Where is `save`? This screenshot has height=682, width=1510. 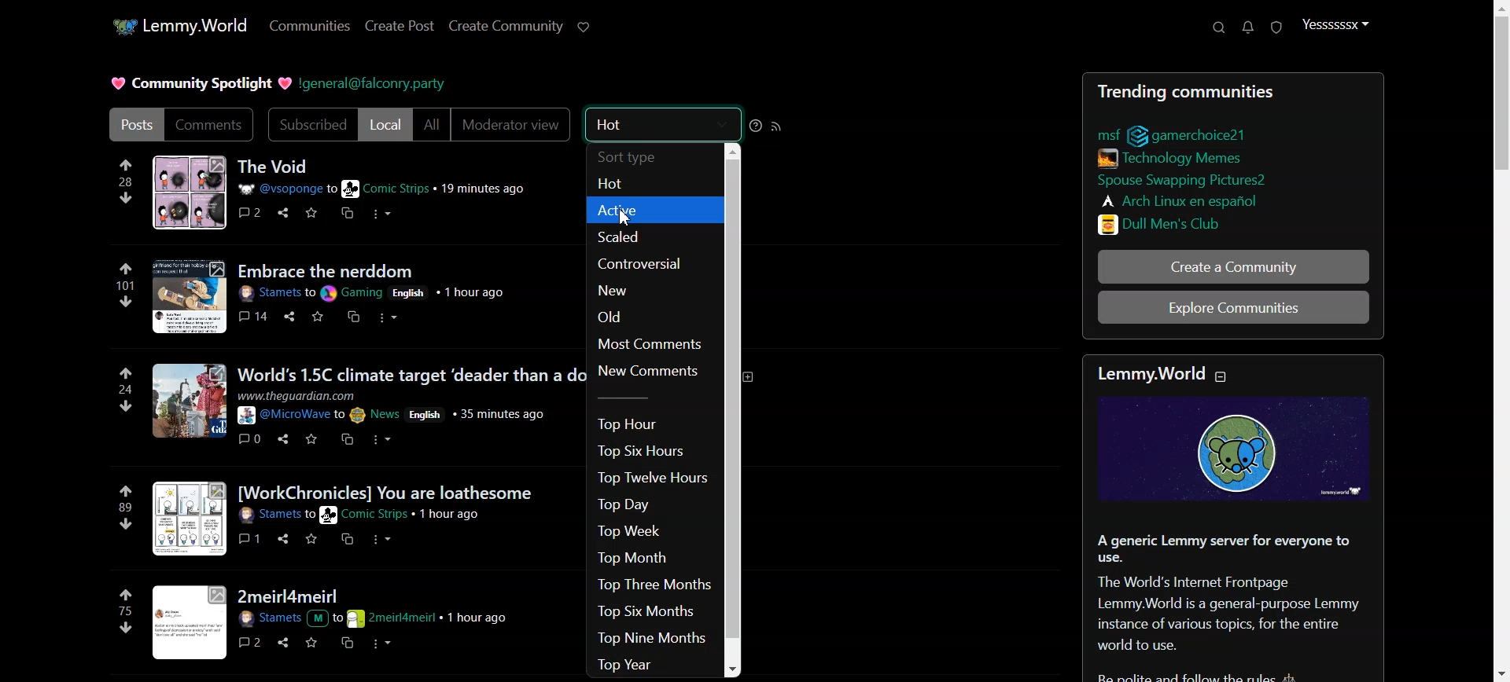 save is located at coordinates (313, 437).